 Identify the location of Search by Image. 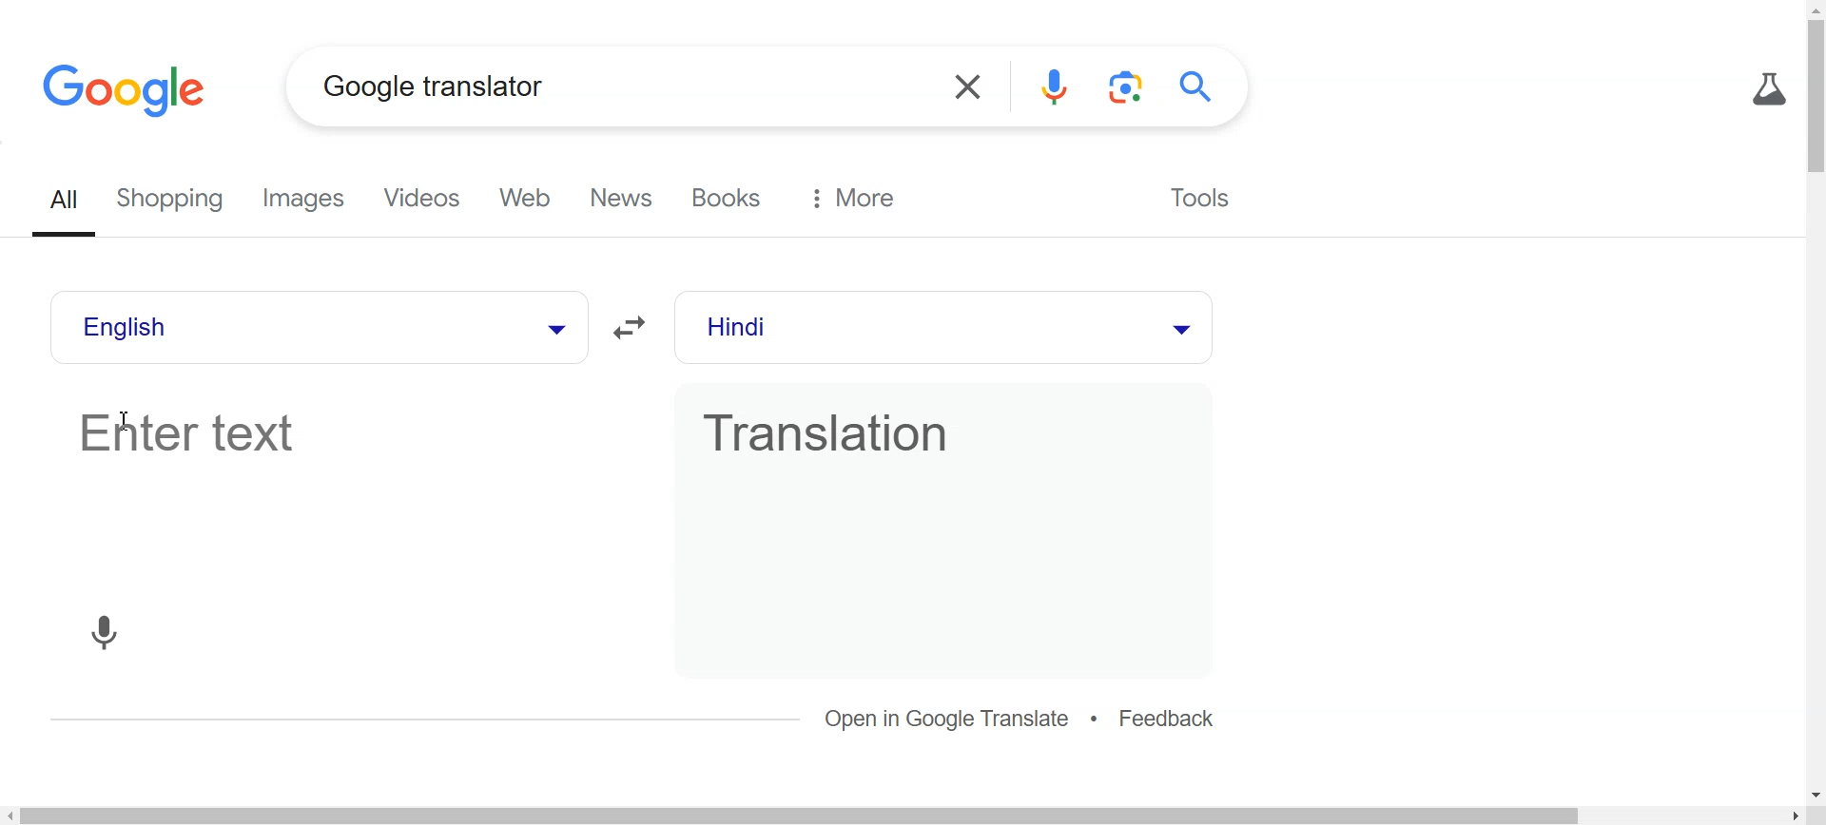
(1129, 87).